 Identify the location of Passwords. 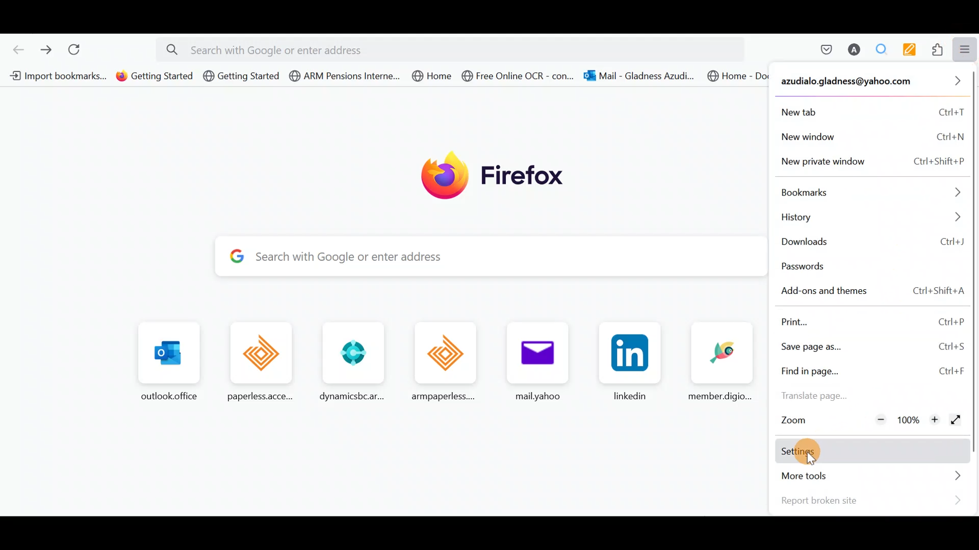
(806, 267).